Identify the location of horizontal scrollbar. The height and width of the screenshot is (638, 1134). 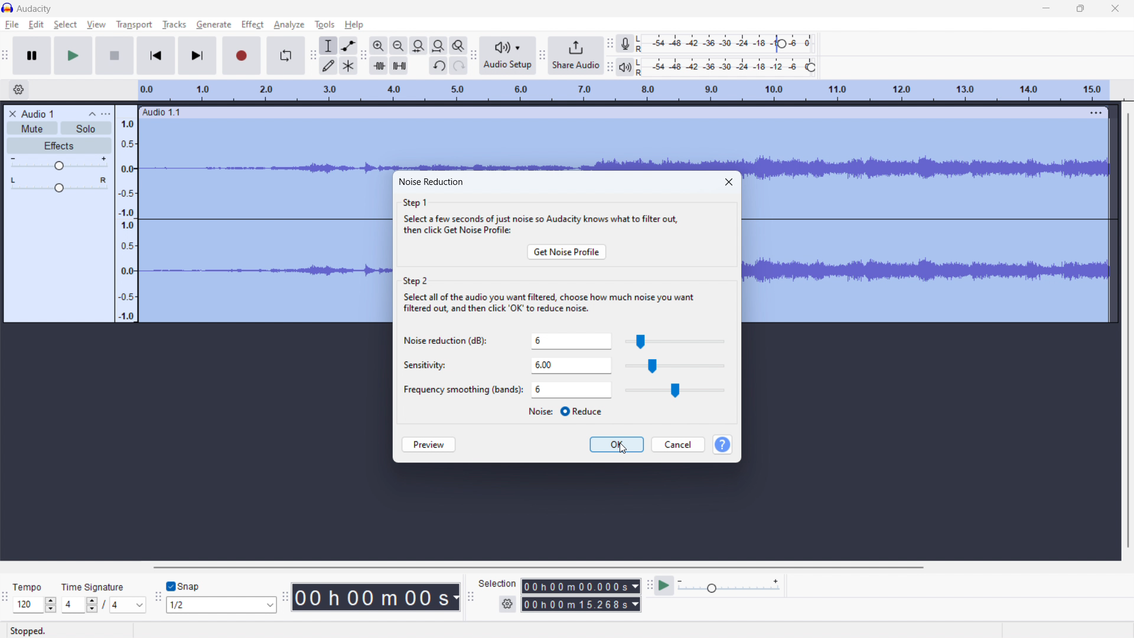
(539, 568).